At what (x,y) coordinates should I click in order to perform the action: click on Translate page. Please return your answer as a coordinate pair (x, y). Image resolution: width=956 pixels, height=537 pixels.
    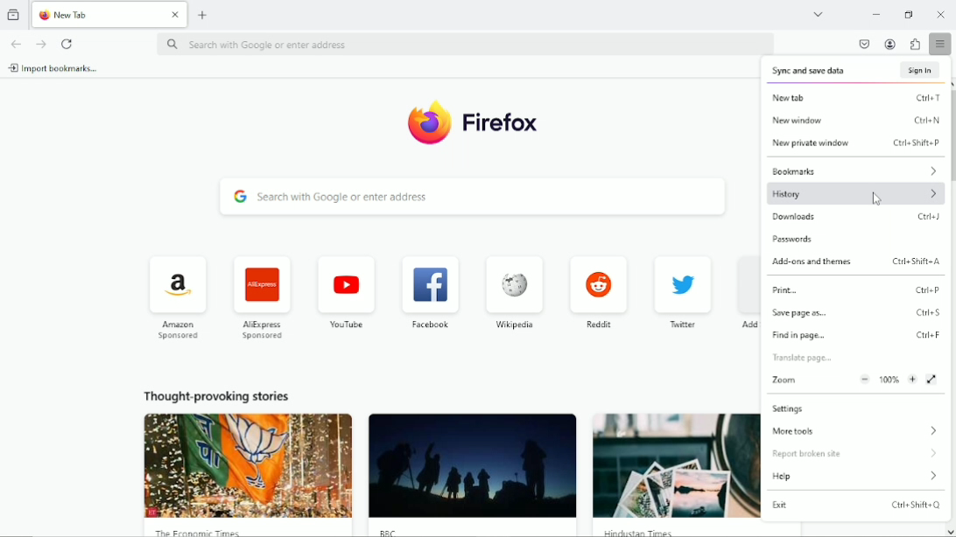
    Looking at the image, I should click on (801, 359).